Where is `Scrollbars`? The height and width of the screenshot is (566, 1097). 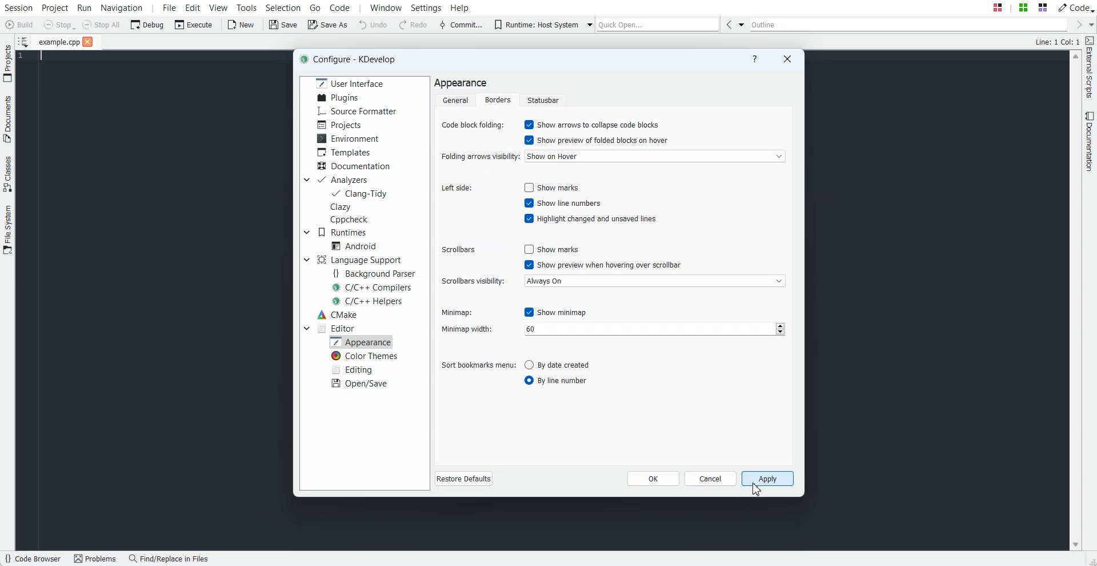 Scrollbars is located at coordinates (458, 250).